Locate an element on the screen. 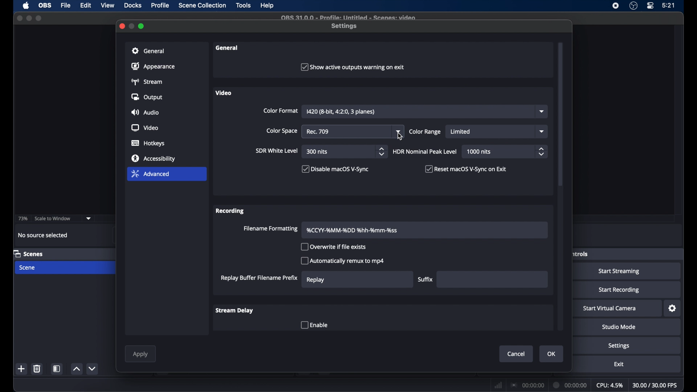 The width and height of the screenshot is (697, 392). checkbox is located at coordinates (466, 169).